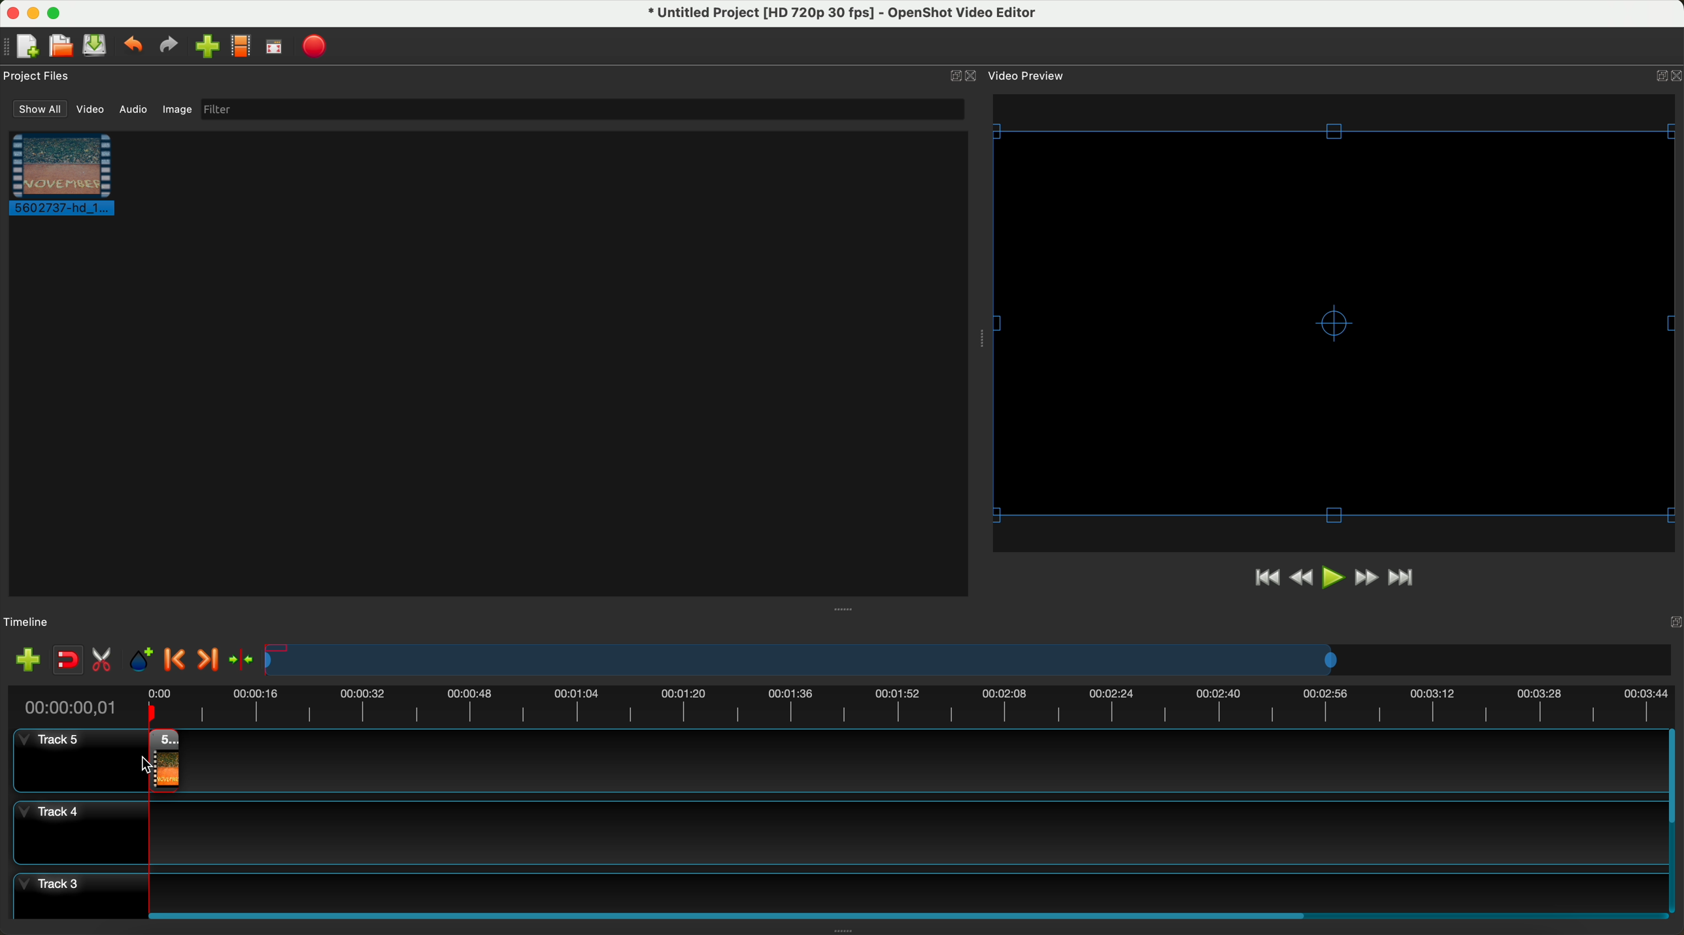 Image resolution: width=1684 pixels, height=935 pixels. I want to click on export video, so click(316, 46).